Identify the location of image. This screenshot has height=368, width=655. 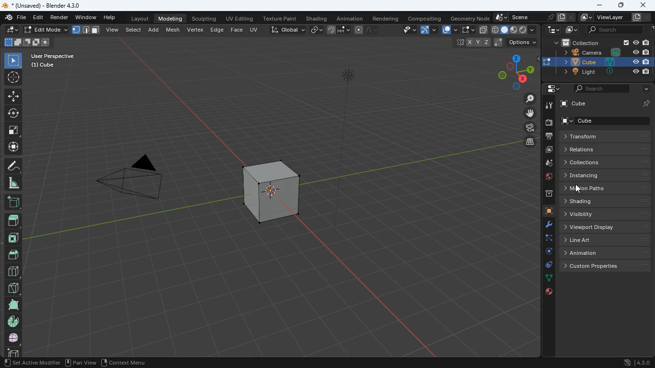
(548, 150).